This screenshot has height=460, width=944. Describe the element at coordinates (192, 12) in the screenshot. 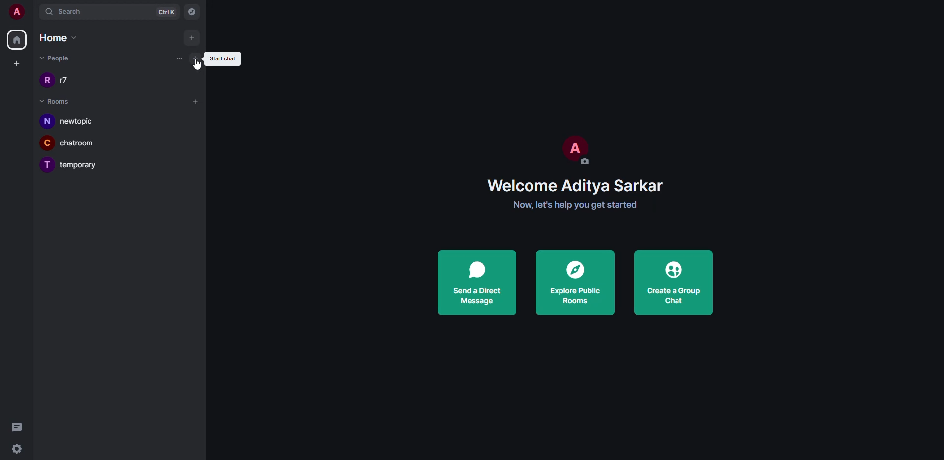

I see `navigator` at that location.